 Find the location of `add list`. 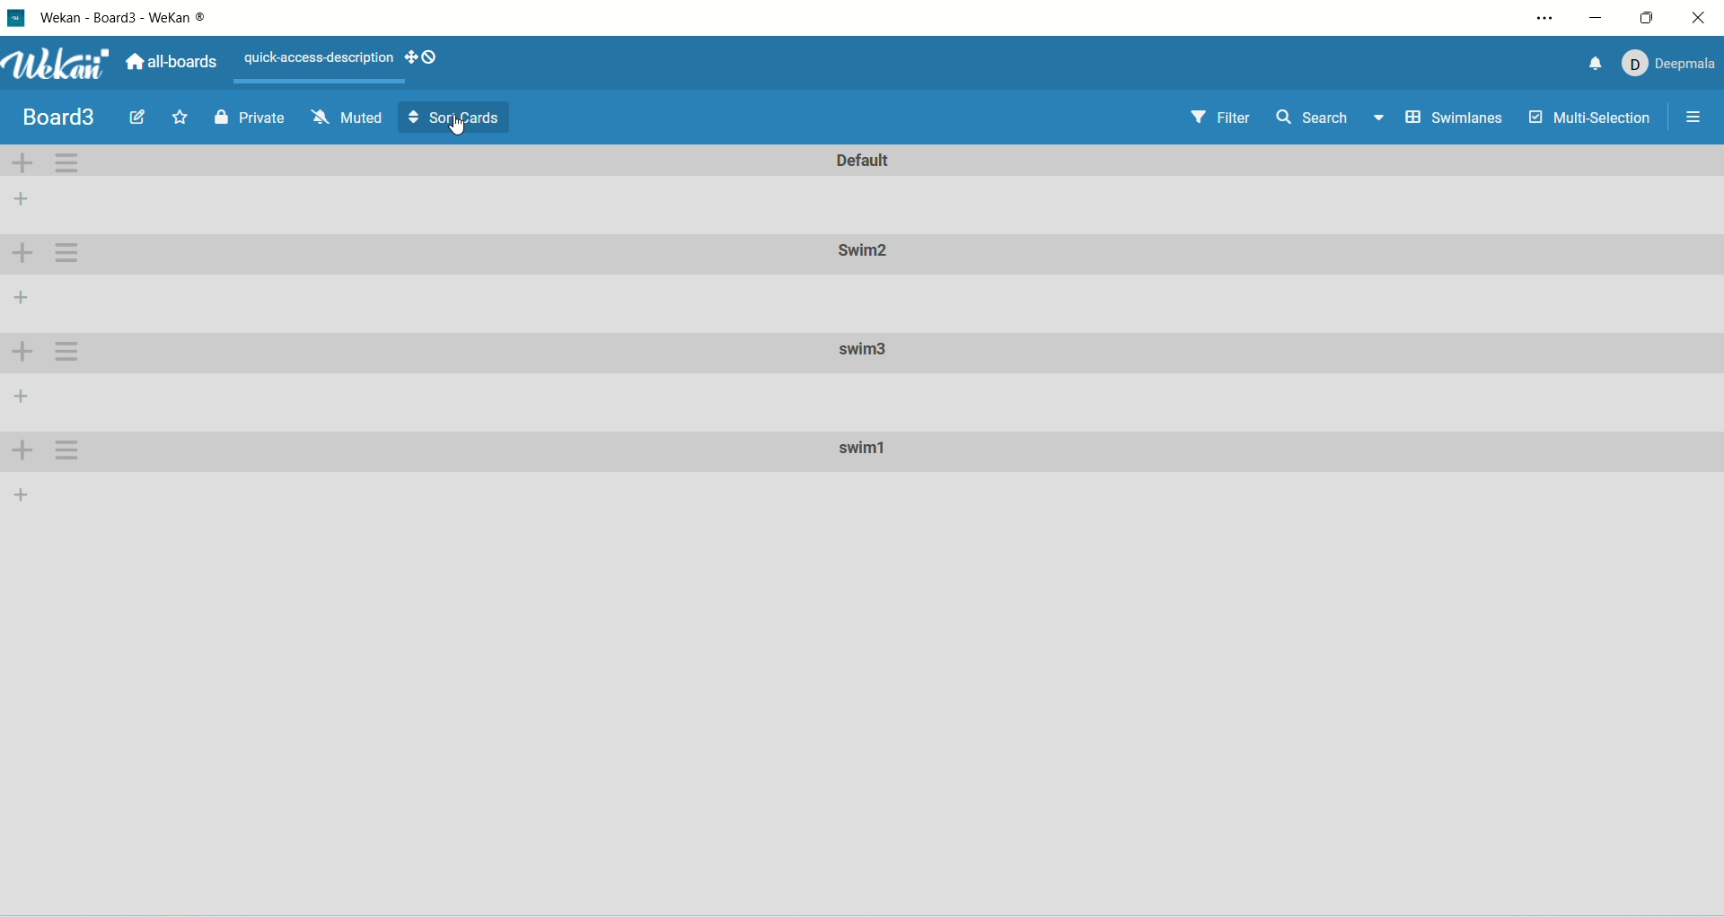

add list is located at coordinates (21, 493).